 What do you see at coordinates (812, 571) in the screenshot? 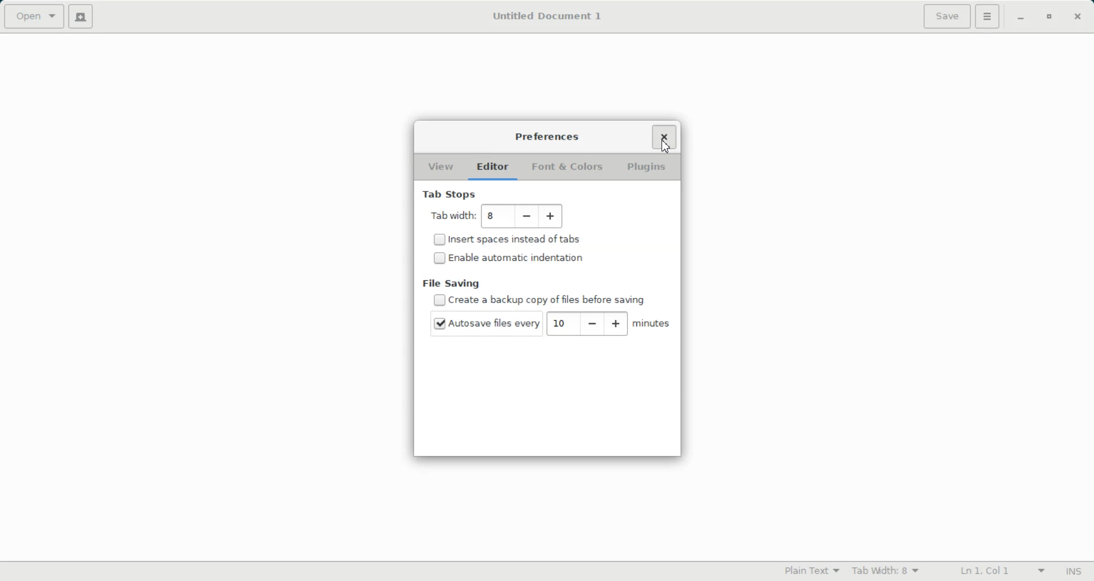
I see `Plain Text` at bounding box center [812, 571].